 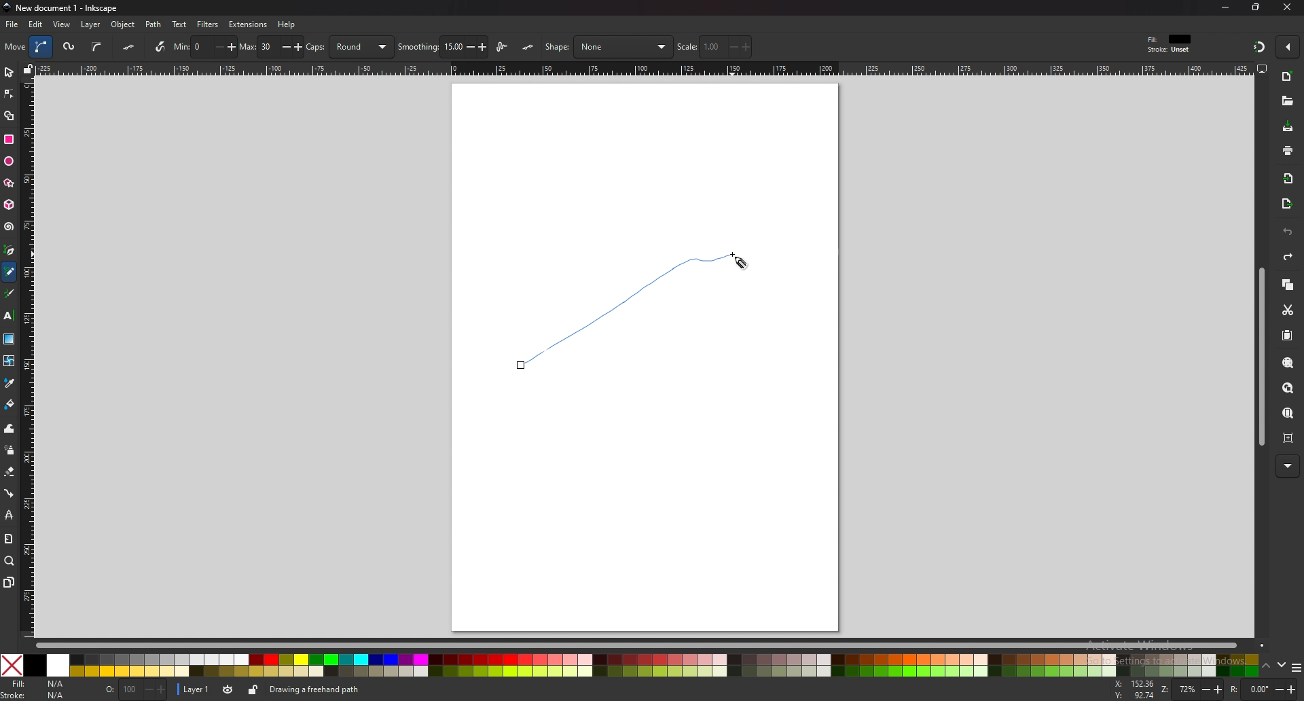 I want to click on scroll bar, so click(x=1261, y=357).